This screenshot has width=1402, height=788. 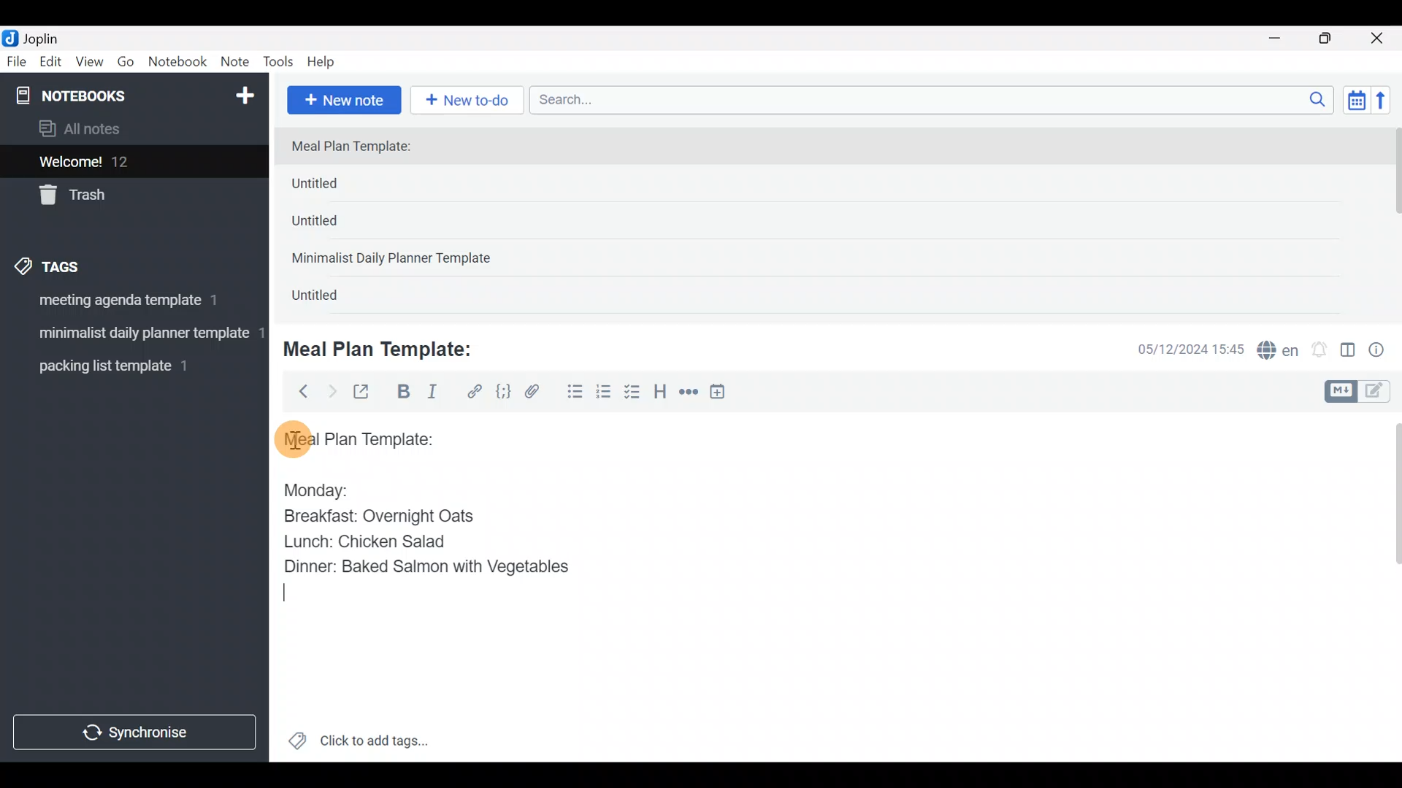 I want to click on Minimize, so click(x=1283, y=36).